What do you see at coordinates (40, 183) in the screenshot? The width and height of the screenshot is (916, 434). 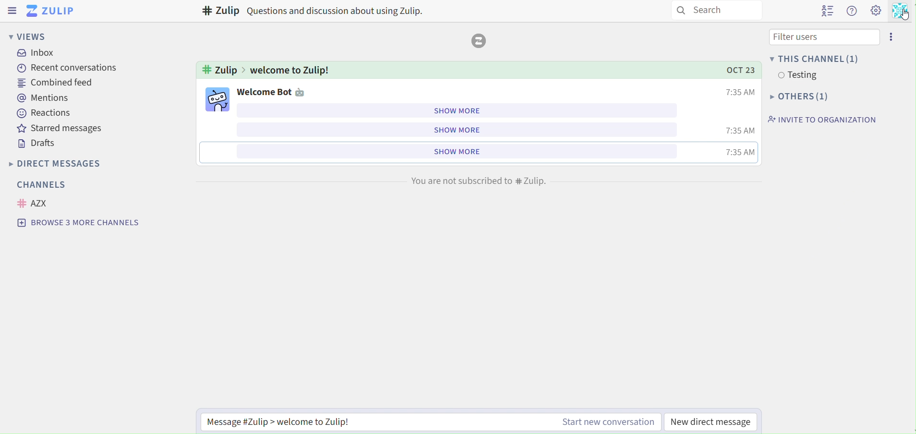 I see `channels` at bounding box center [40, 183].